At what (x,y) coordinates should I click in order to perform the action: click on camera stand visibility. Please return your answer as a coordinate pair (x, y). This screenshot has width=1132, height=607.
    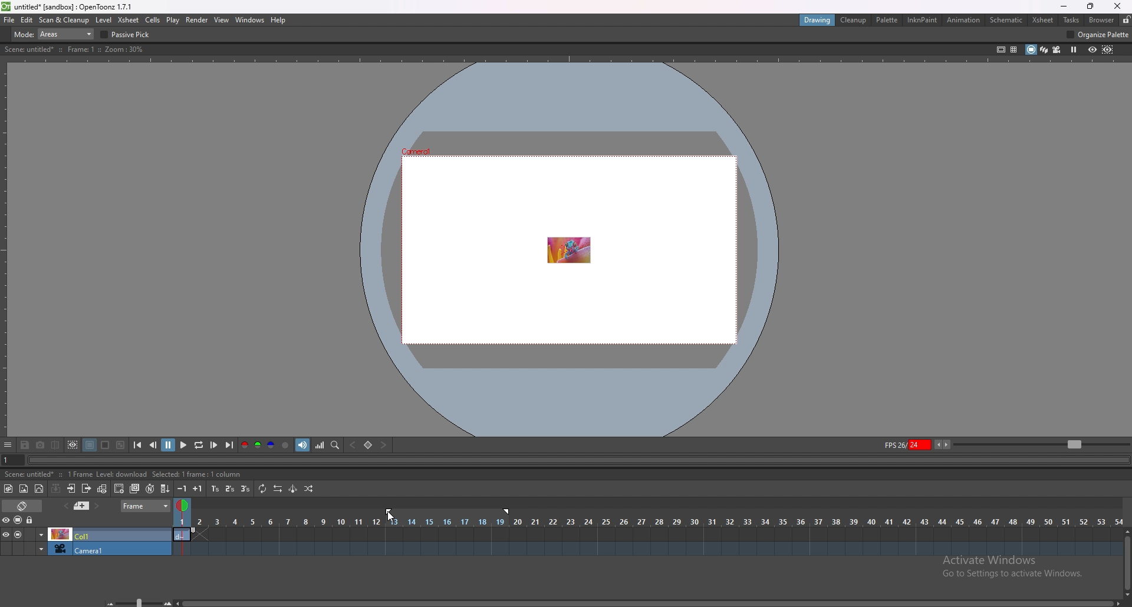
    Looking at the image, I should click on (19, 520).